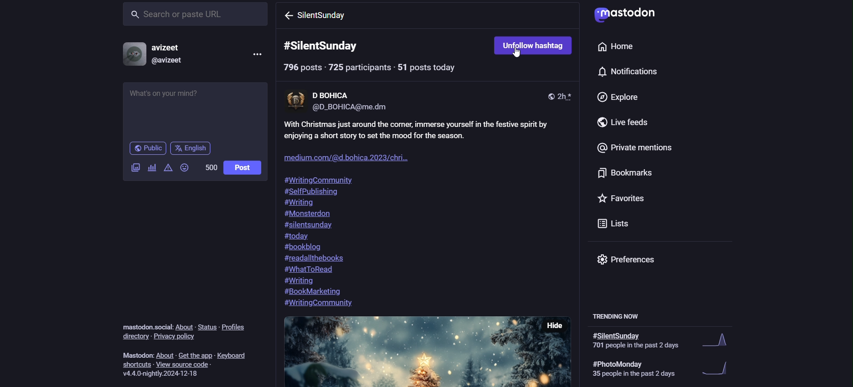 This screenshot has width=853, height=387. What do you see at coordinates (136, 354) in the screenshot?
I see `mastodon` at bounding box center [136, 354].